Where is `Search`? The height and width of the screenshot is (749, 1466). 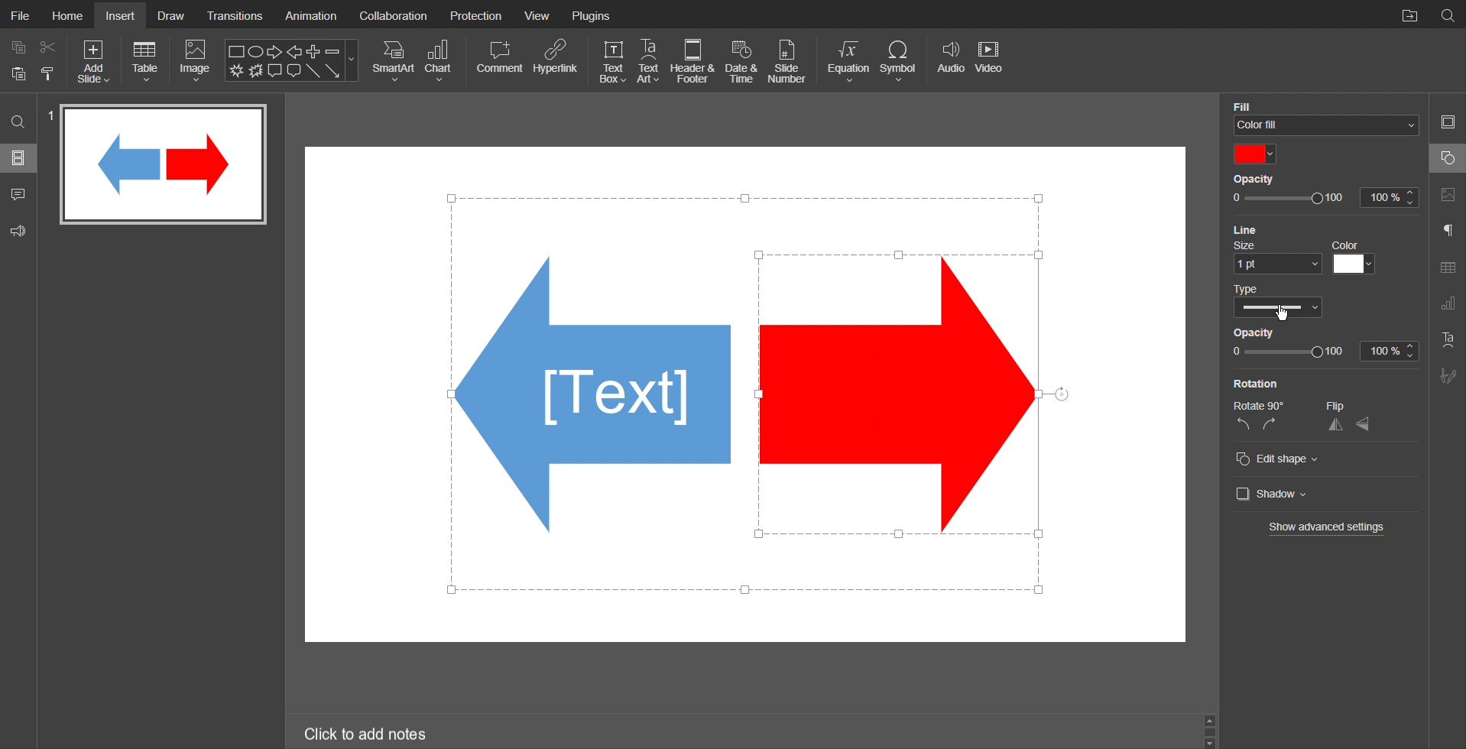 Search is located at coordinates (18, 124).